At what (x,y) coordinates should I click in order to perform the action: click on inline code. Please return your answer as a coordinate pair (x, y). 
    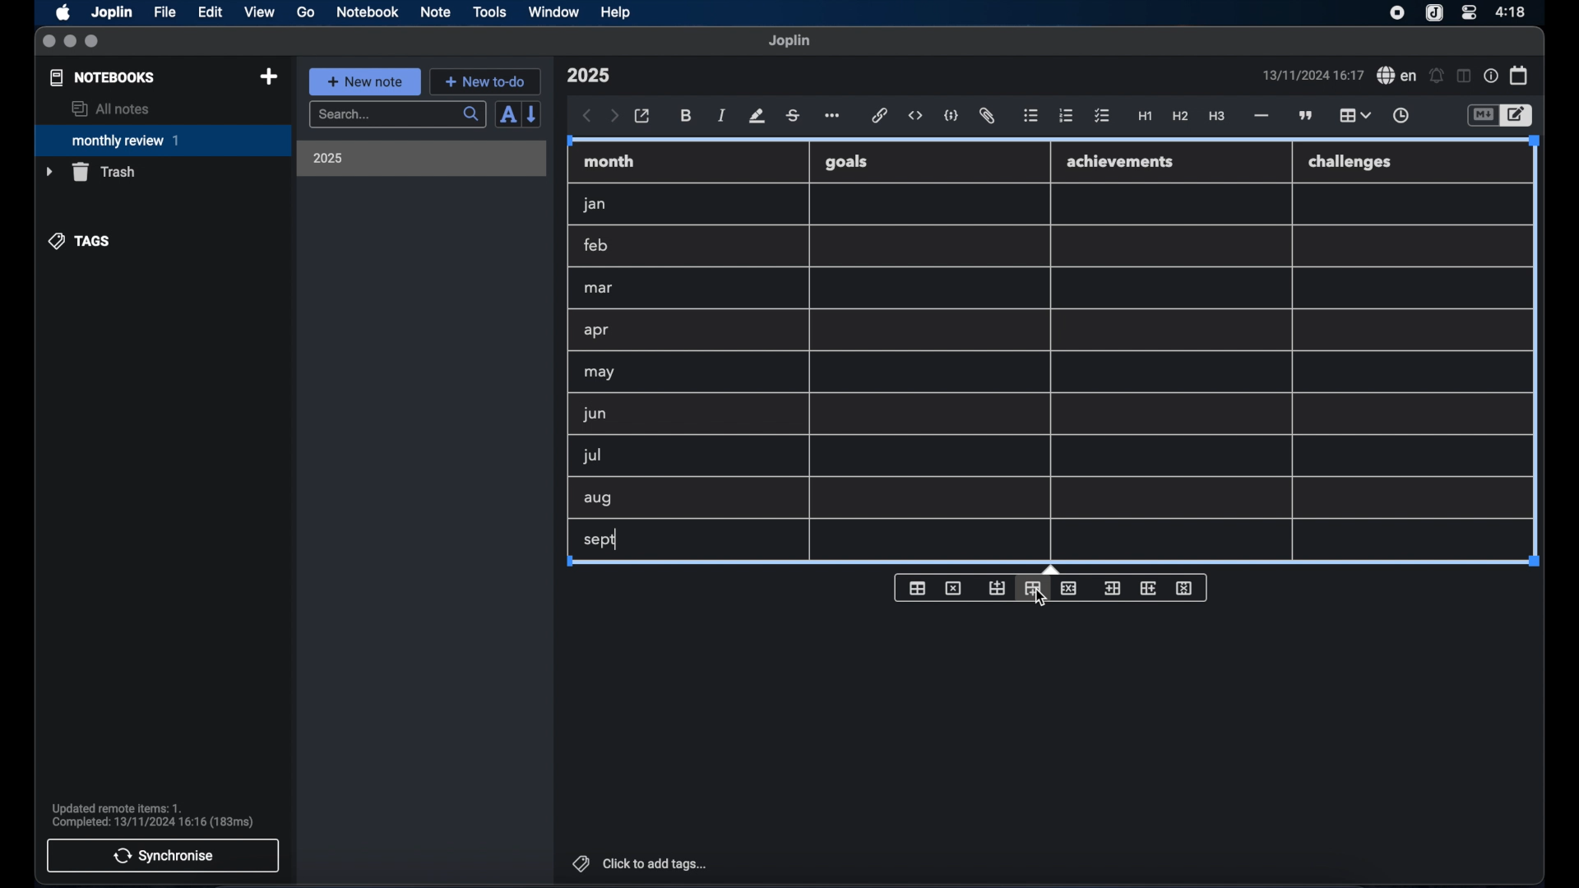
    Looking at the image, I should click on (915, 116).